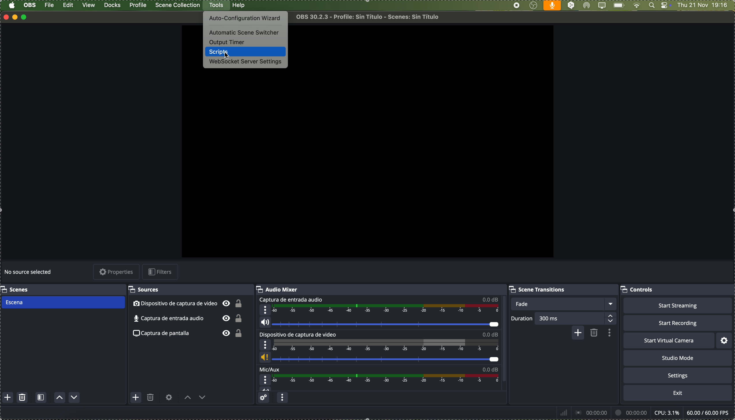 This screenshot has width=735, height=420. What do you see at coordinates (379, 348) in the screenshot?
I see `video capture device` at bounding box center [379, 348].